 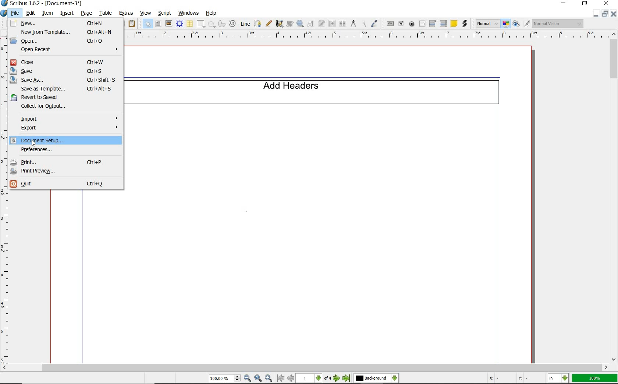 I want to click on script, so click(x=165, y=13).